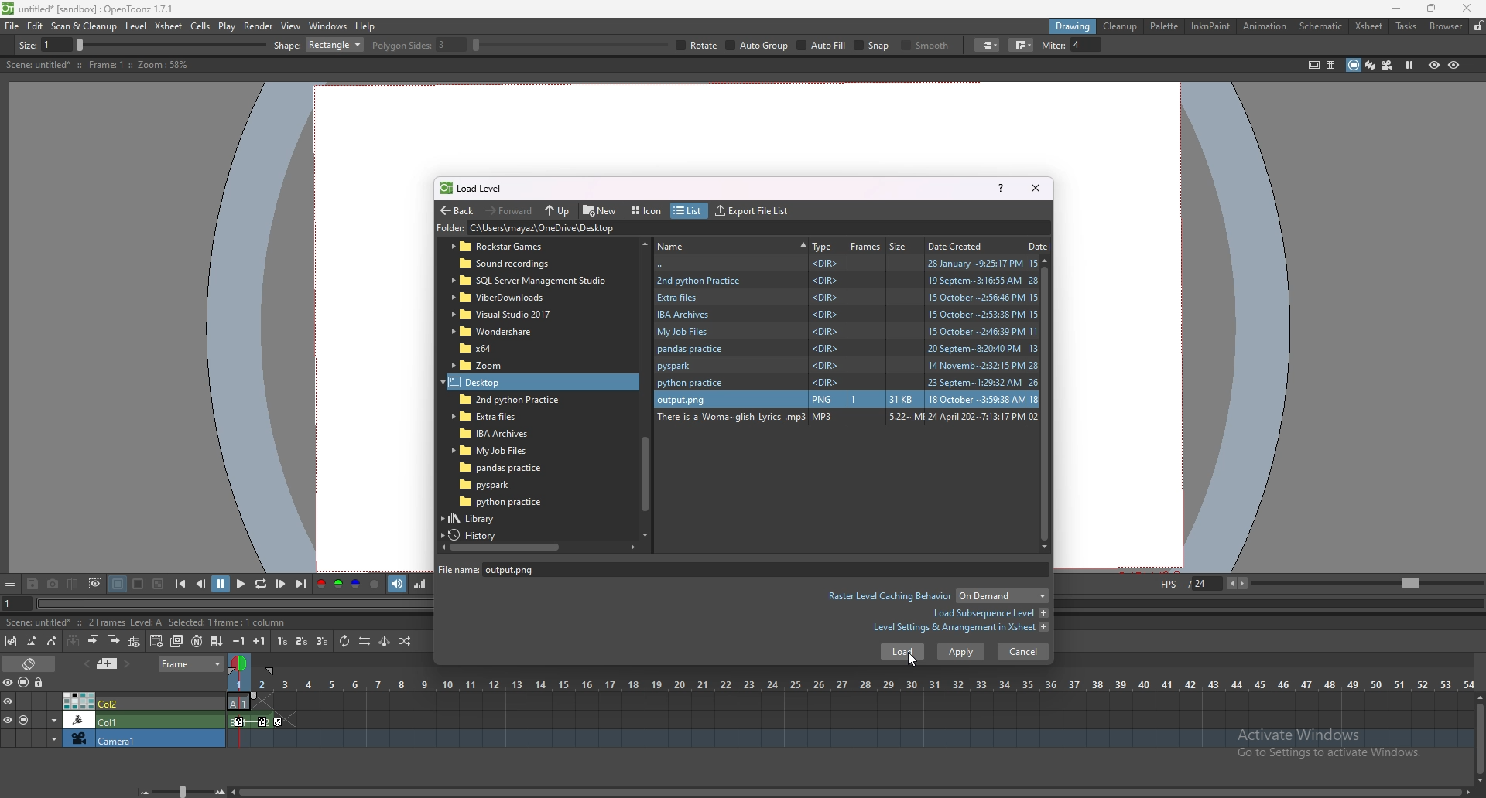  Describe the element at coordinates (282, 584) in the screenshot. I see `next frame` at that location.